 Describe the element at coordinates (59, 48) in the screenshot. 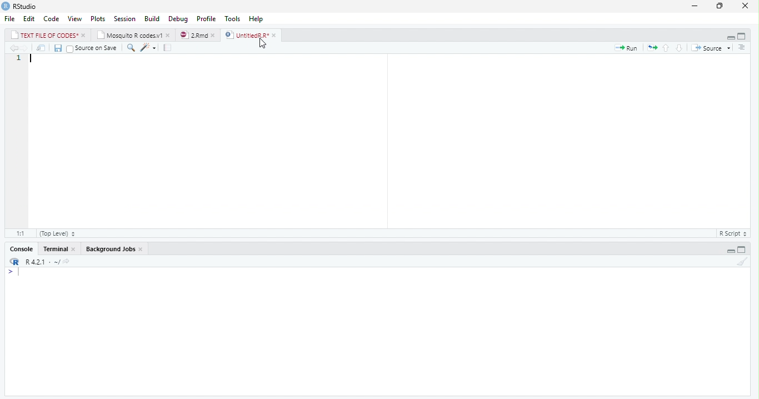

I see `save` at that location.